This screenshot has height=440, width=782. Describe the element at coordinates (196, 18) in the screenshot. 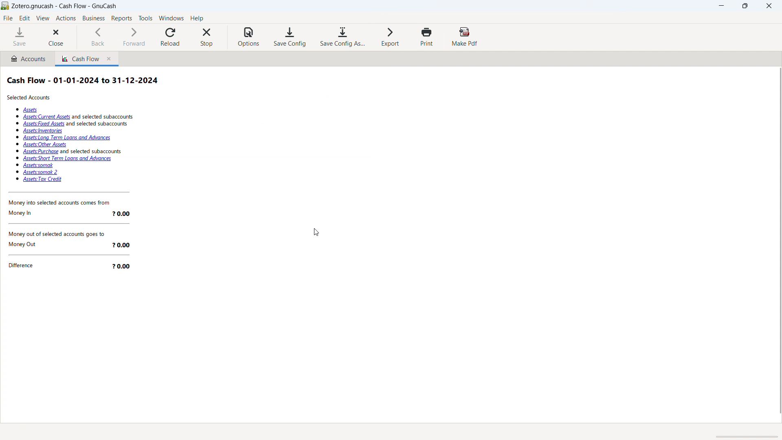

I see `help` at that location.